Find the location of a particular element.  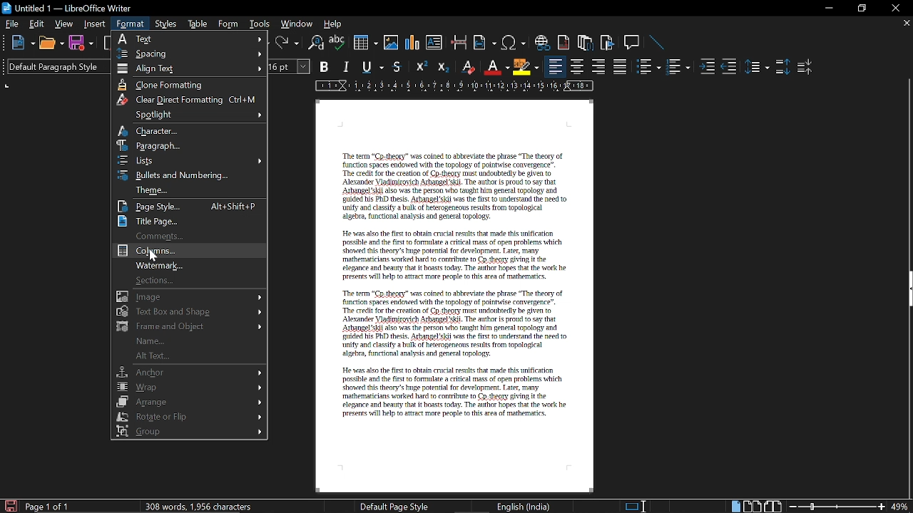

Clone formatting is located at coordinates (190, 85).